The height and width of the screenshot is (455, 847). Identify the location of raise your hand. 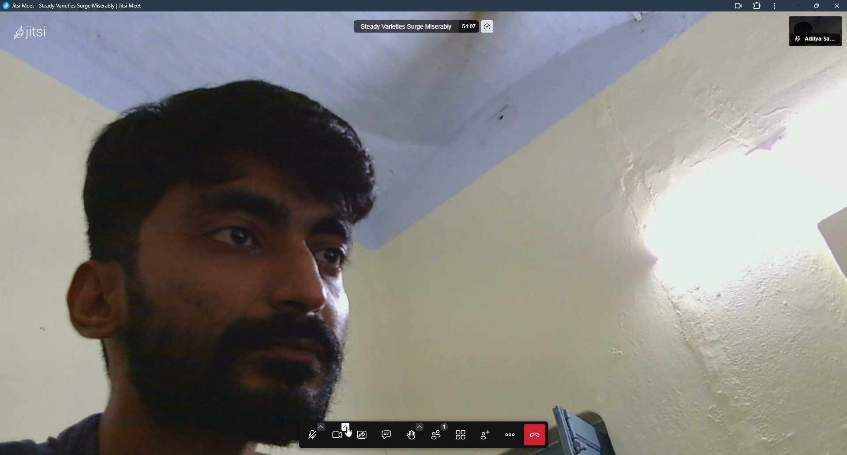
(410, 432).